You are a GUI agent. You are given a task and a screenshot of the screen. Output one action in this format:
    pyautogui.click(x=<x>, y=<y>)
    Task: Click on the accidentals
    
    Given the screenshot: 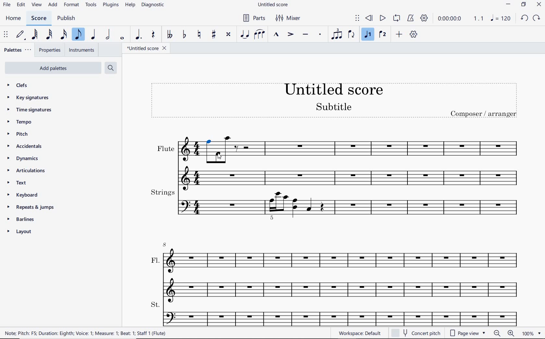 What is the action you would take?
    pyautogui.click(x=24, y=147)
    